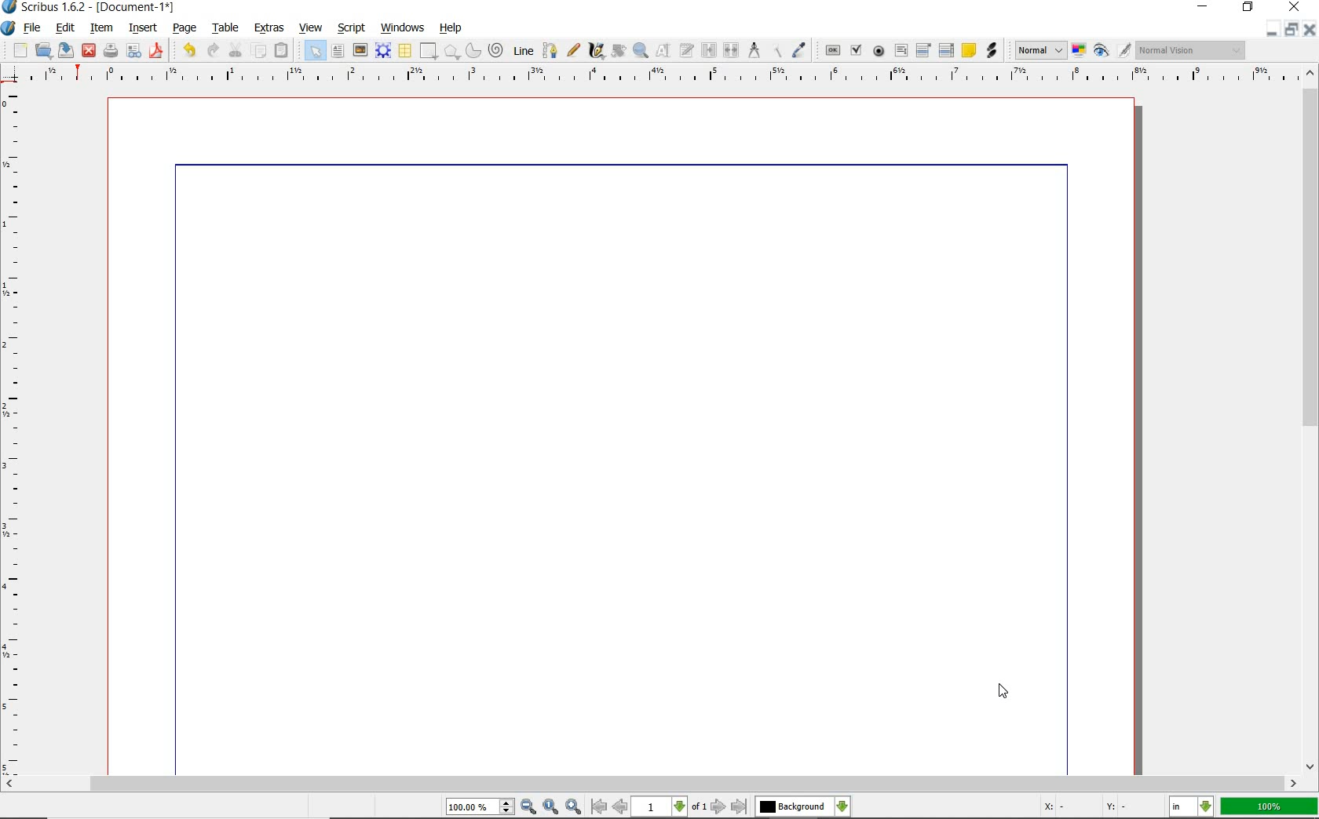 This screenshot has height=819, width=1319. I want to click on table, so click(404, 50).